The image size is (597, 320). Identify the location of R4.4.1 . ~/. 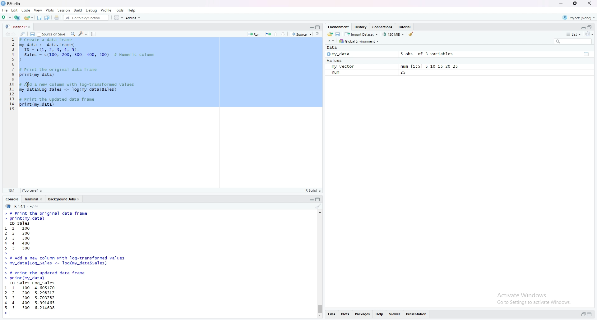
(24, 207).